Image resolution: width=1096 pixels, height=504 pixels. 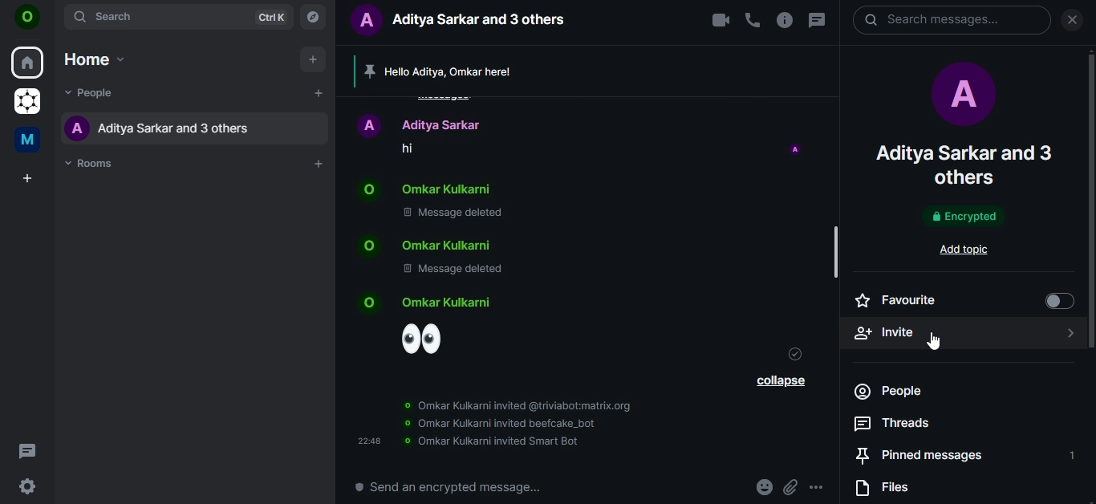 What do you see at coordinates (315, 16) in the screenshot?
I see `explore room` at bounding box center [315, 16].